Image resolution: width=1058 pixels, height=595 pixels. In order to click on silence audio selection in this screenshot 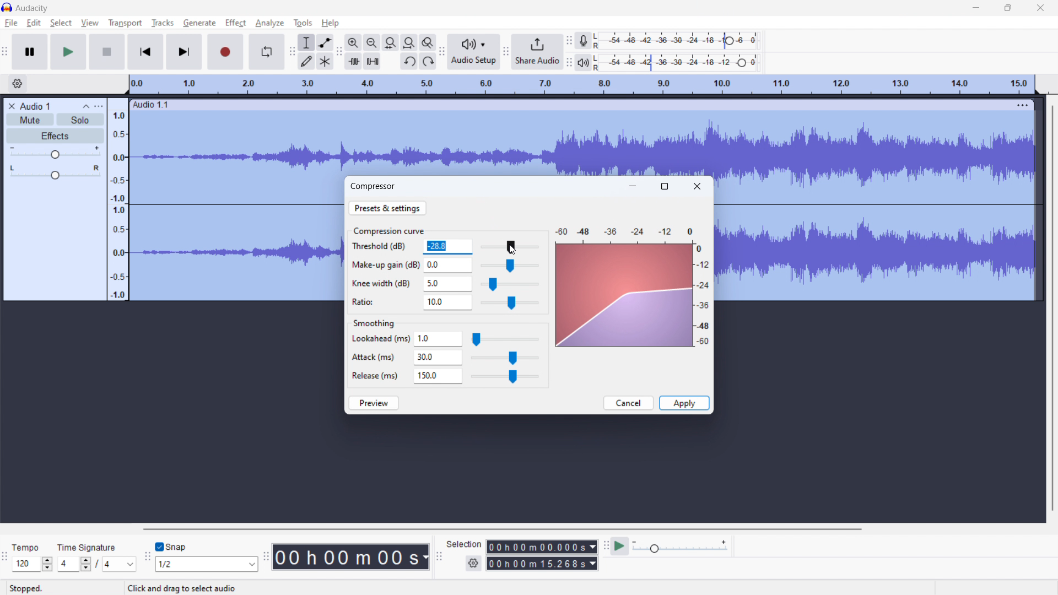, I will do `click(372, 61)`.